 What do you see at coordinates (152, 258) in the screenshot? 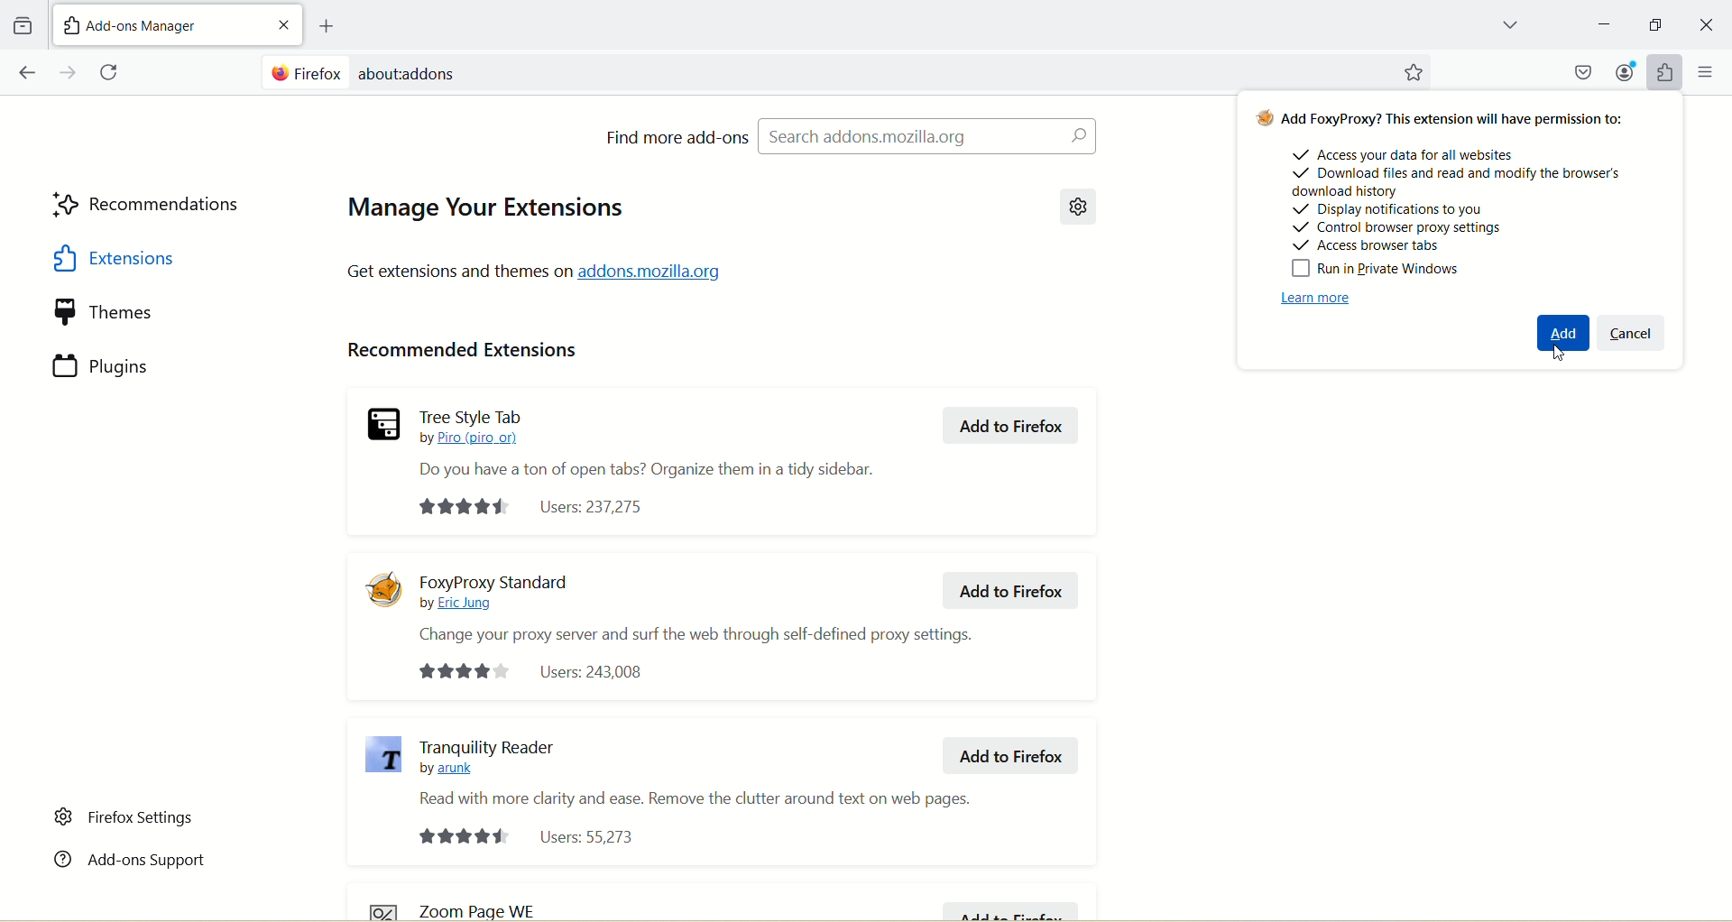
I see `Extensions` at bounding box center [152, 258].